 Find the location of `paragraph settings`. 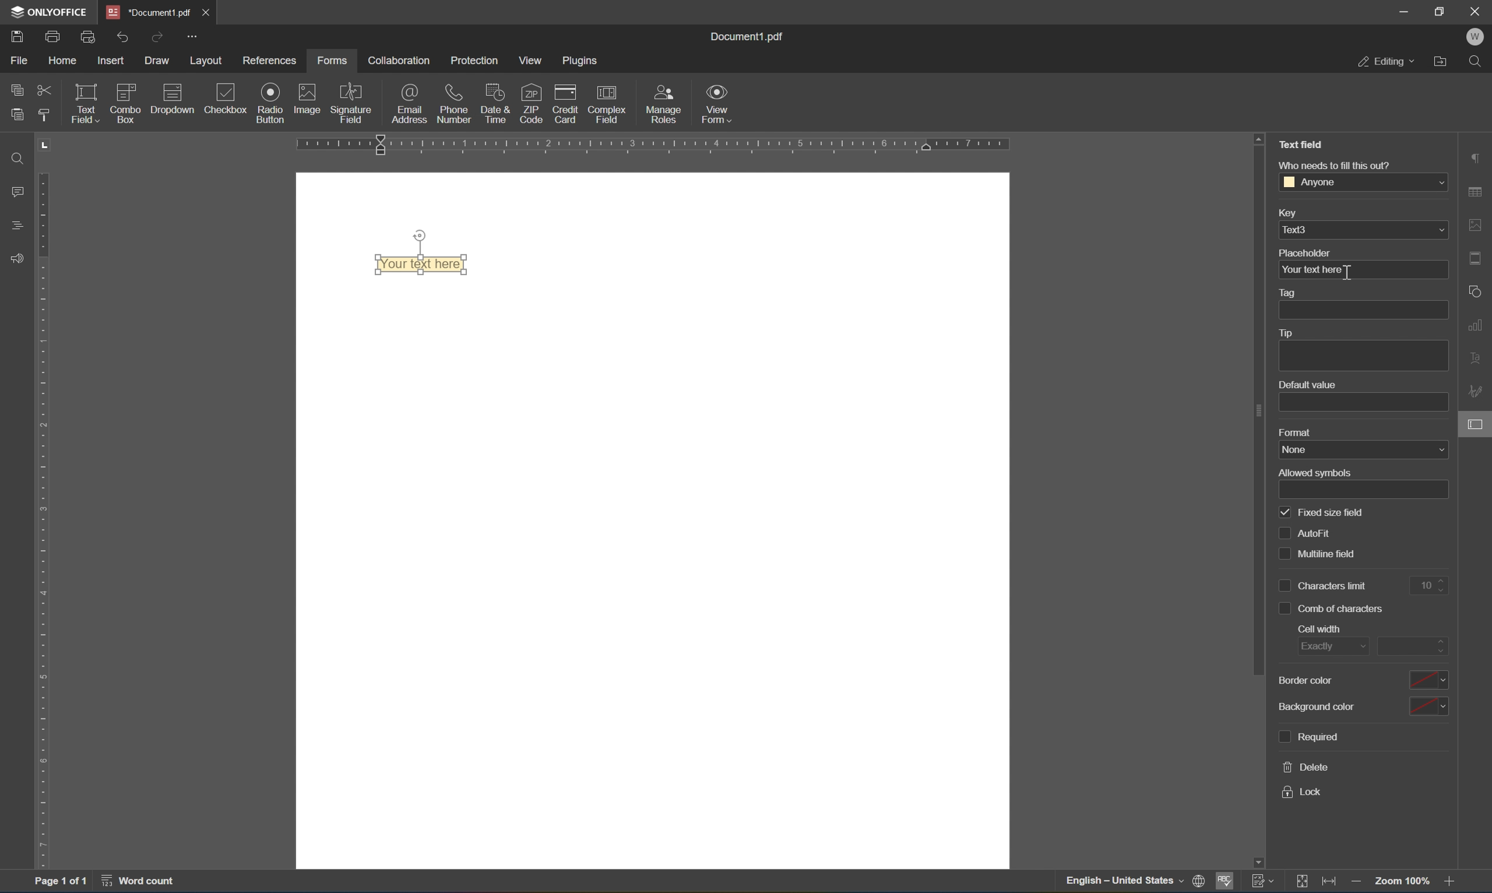

paragraph settings is located at coordinates (1479, 159).